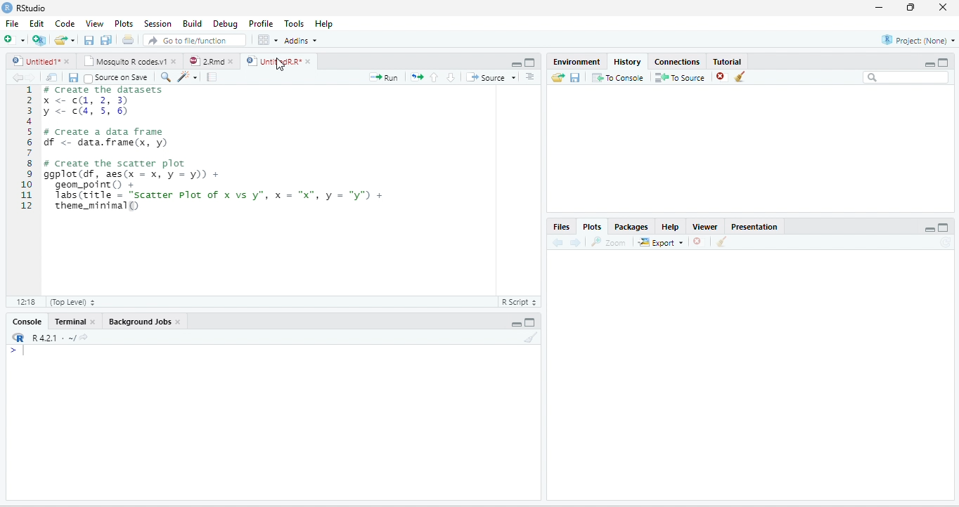 This screenshot has height=507, width=959. I want to click on close, so click(308, 61).